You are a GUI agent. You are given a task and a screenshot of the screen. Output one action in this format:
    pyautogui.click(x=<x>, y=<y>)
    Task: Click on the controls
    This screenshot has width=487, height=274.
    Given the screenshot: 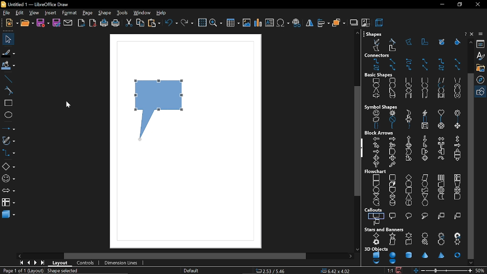 What is the action you would take?
    pyautogui.click(x=85, y=263)
    